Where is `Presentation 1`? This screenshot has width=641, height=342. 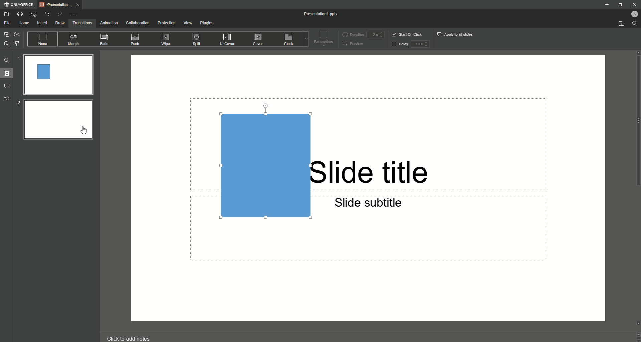
Presentation 1 is located at coordinates (322, 15).